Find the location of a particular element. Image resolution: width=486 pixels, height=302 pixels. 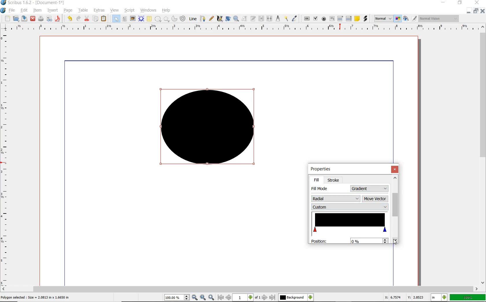

PDF RADIO BUTTON is located at coordinates (324, 19).